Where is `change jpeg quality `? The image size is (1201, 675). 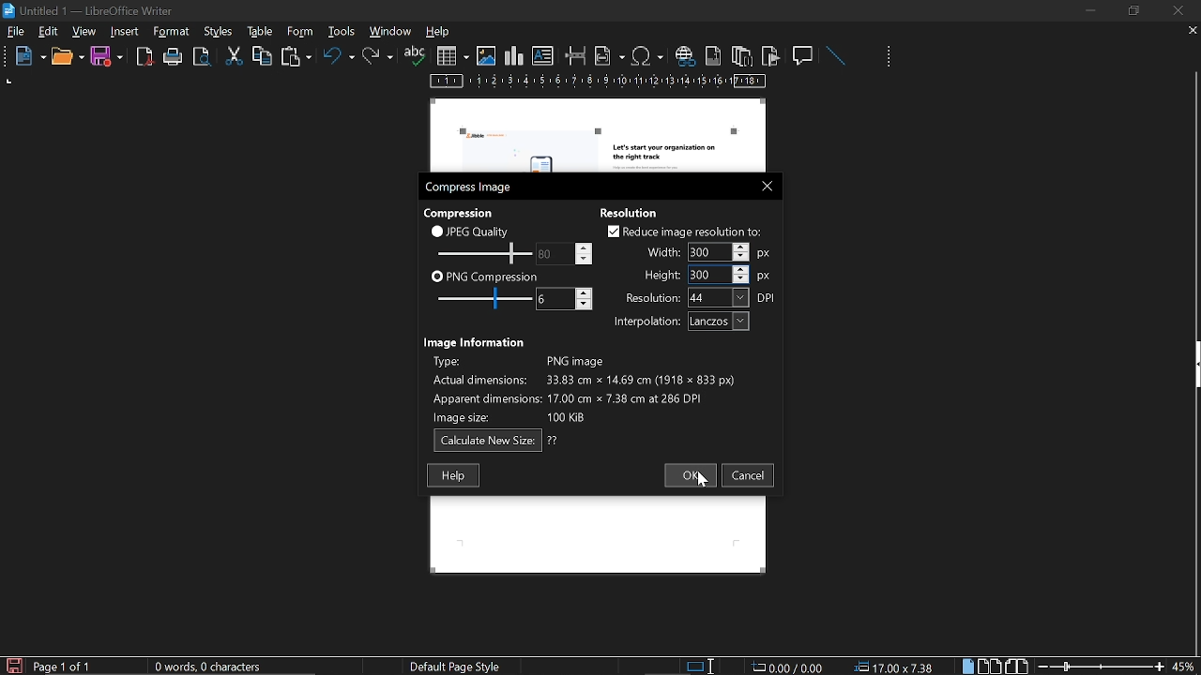 change jpeg quality  is located at coordinates (565, 253).